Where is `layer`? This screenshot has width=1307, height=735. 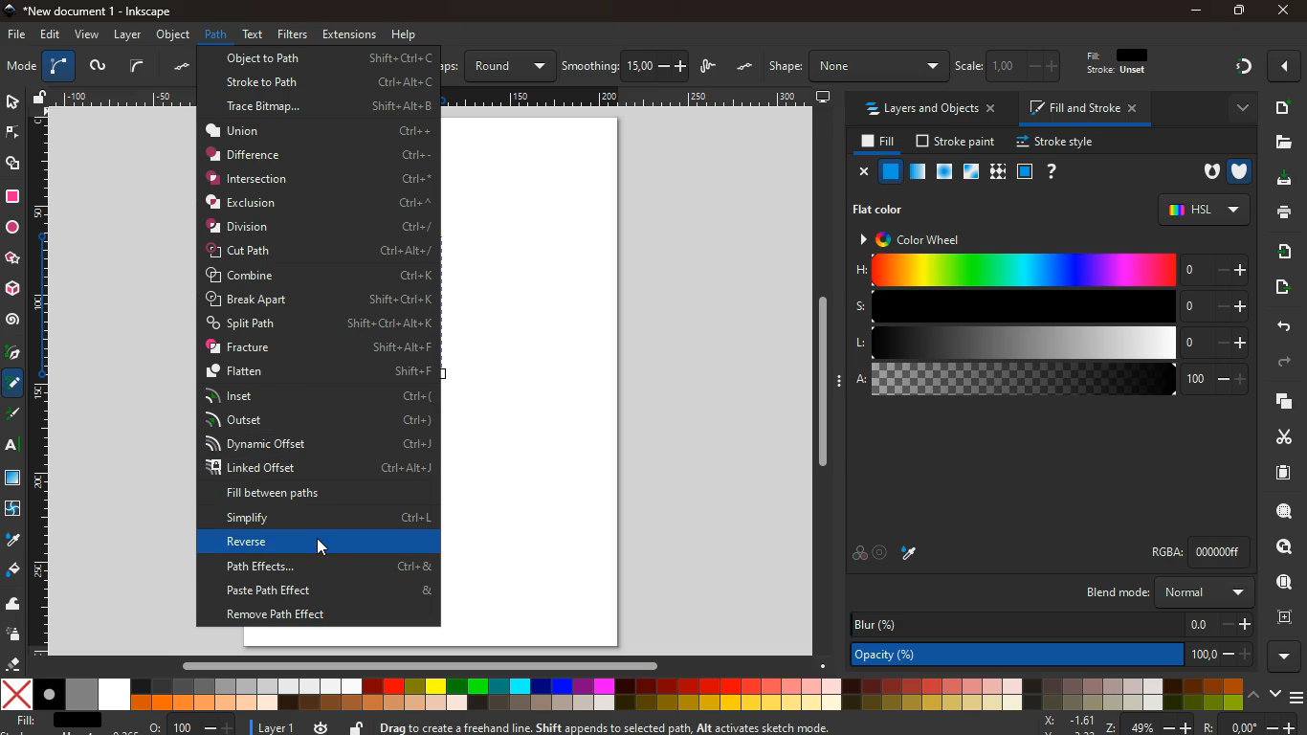 layer is located at coordinates (277, 728).